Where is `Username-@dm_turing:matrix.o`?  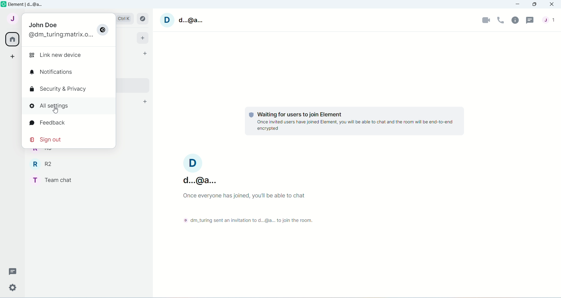 Username-@dm_turing:matrix.o is located at coordinates (60, 35).